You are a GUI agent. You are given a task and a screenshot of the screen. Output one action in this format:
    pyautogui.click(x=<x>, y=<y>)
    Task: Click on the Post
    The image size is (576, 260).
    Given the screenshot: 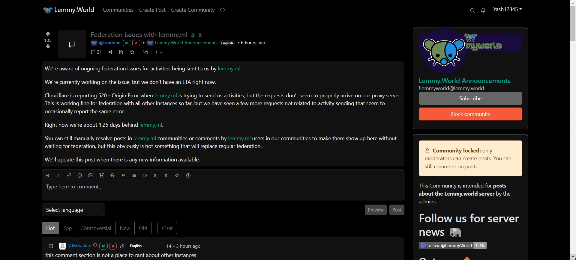 What is the action you would take?
    pyautogui.click(x=397, y=209)
    